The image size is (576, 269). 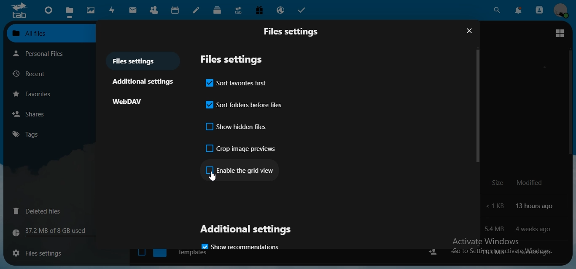 What do you see at coordinates (294, 31) in the screenshot?
I see `files settings` at bounding box center [294, 31].